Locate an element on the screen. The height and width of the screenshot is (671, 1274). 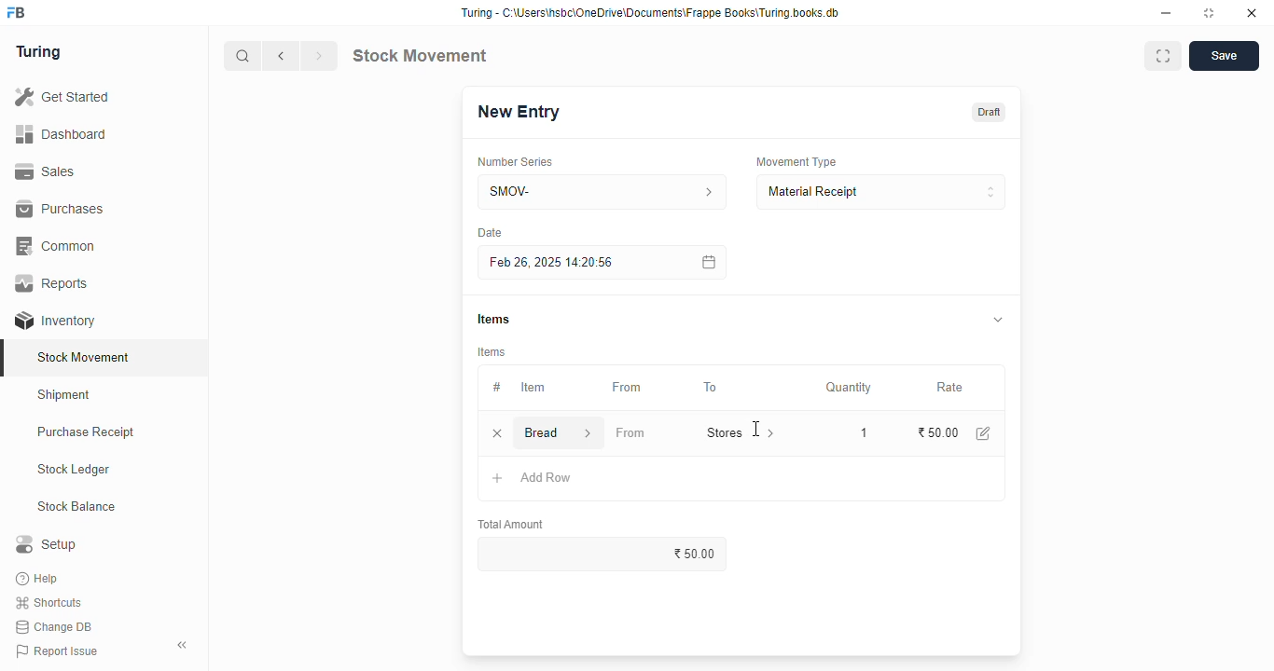
previous is located at coordinates (282, 56).